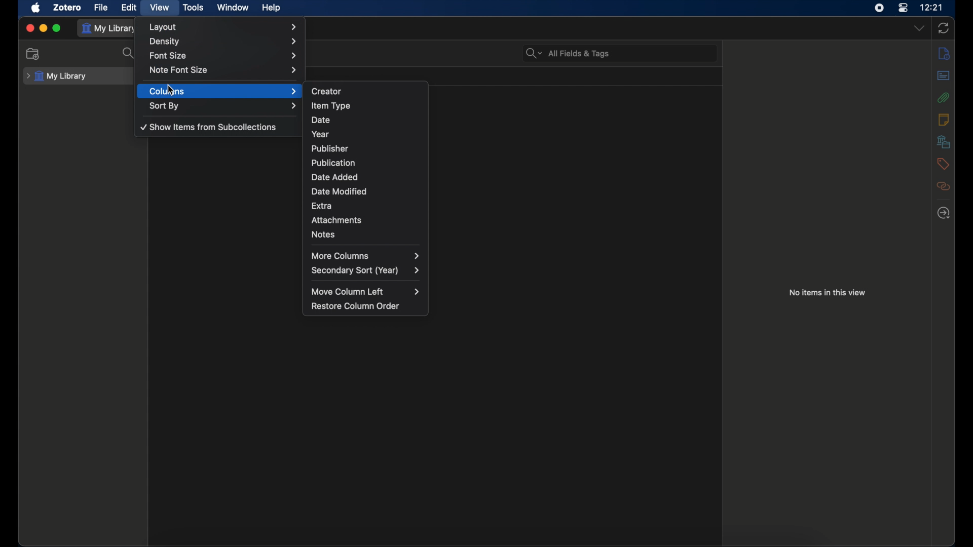  I want to click on publisher, so click(330, 148).